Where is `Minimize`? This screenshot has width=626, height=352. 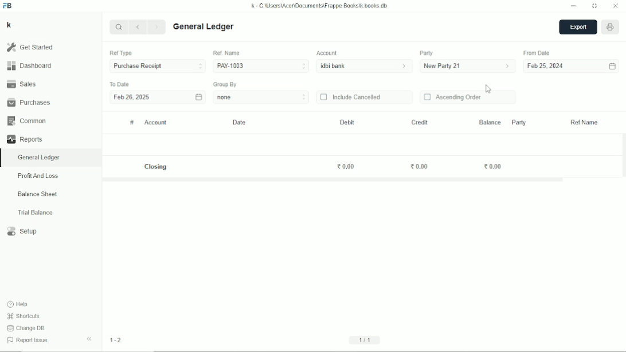
Minimize is located at coordinates (574, 6).